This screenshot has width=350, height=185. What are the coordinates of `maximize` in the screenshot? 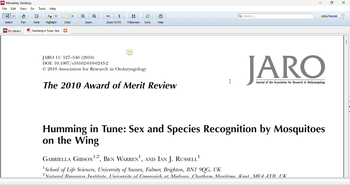 It's located at (332, 3).